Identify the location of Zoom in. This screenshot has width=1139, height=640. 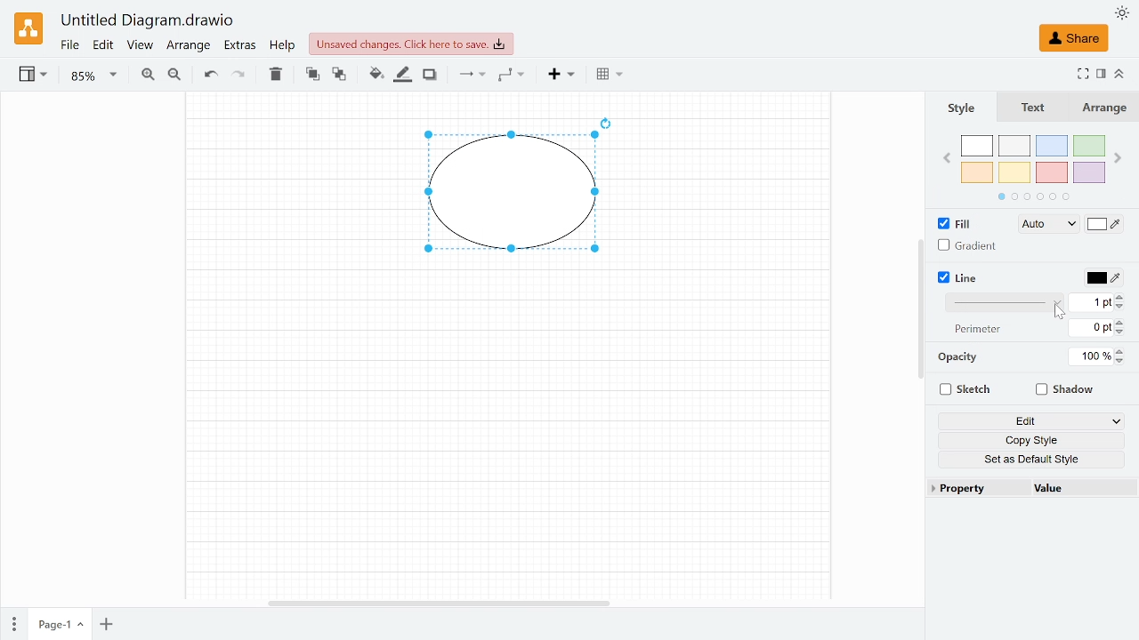
(147, 76).